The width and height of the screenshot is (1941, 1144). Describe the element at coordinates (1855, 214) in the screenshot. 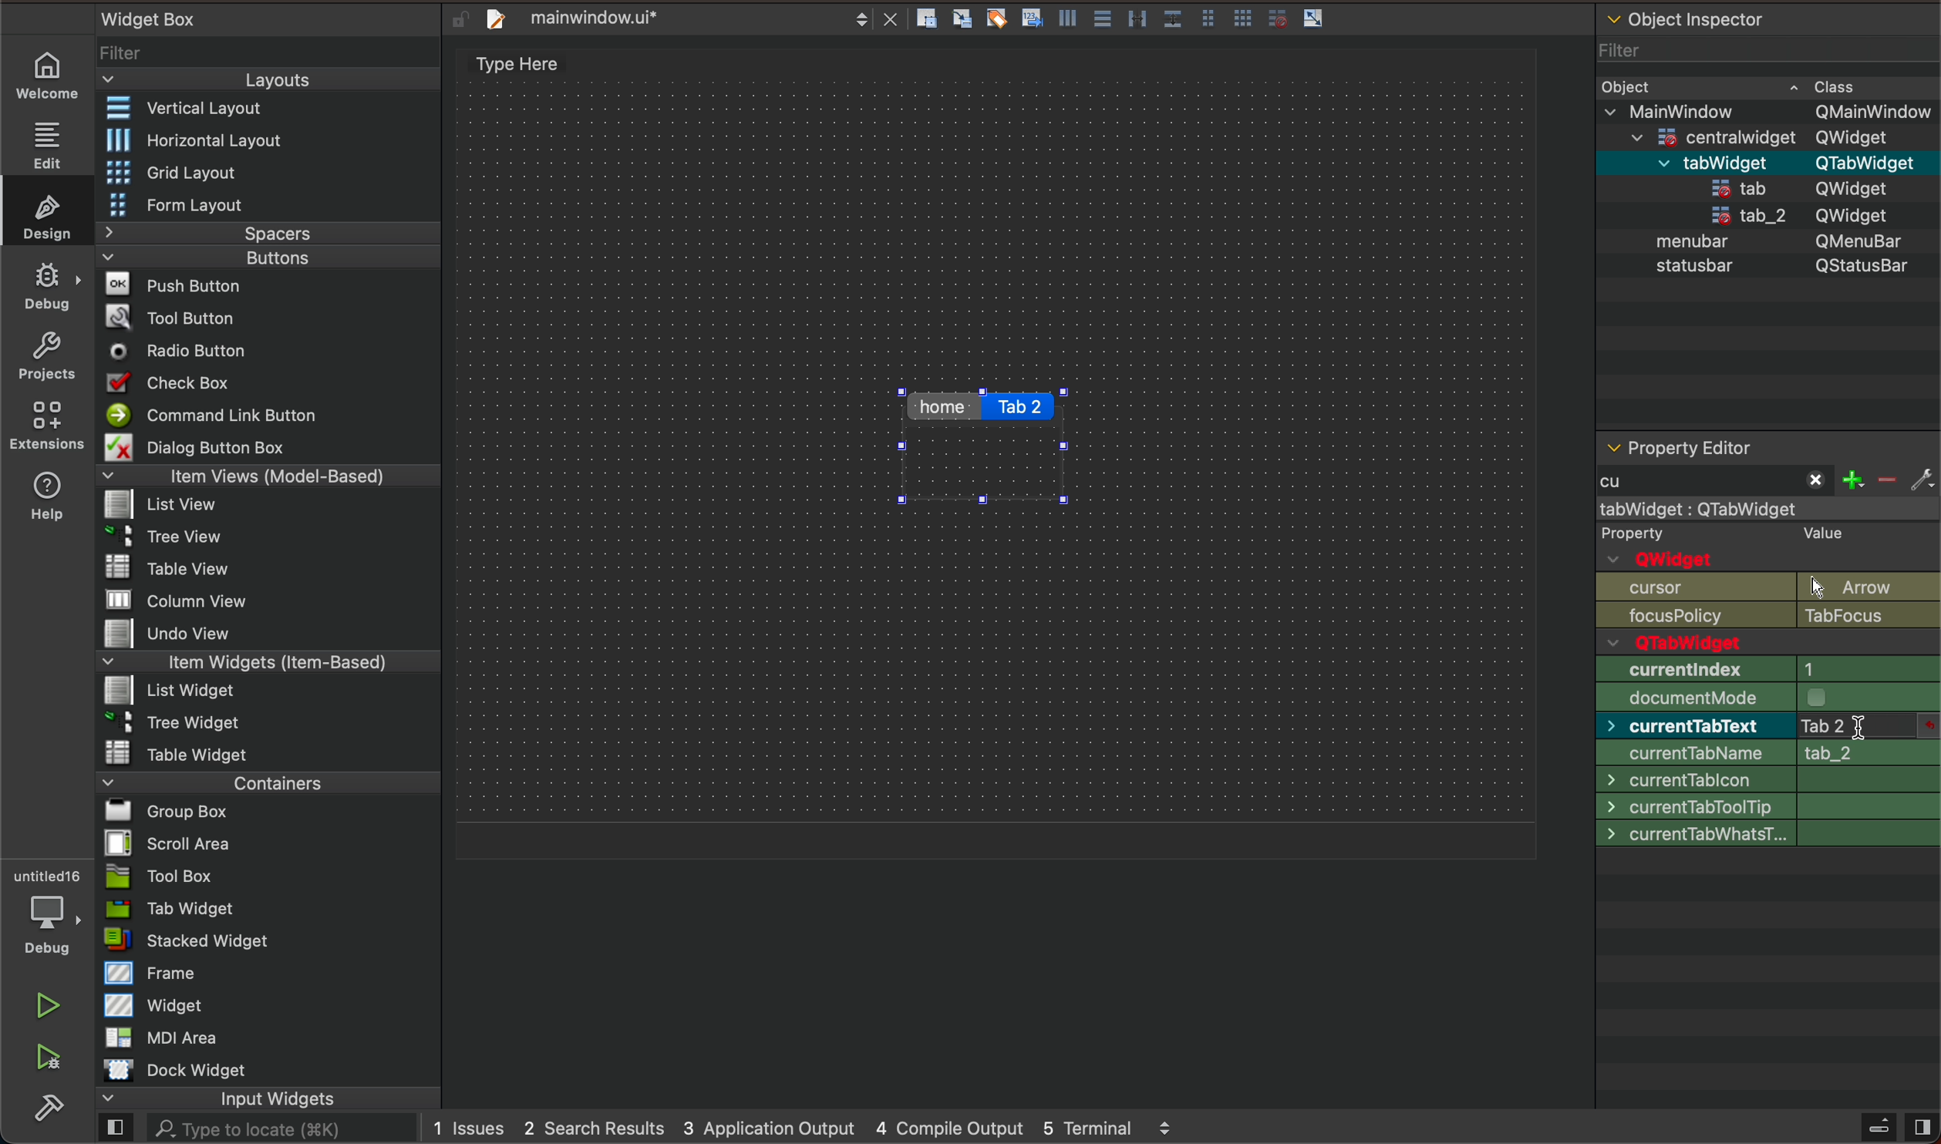

I see `QWidget` at that location.